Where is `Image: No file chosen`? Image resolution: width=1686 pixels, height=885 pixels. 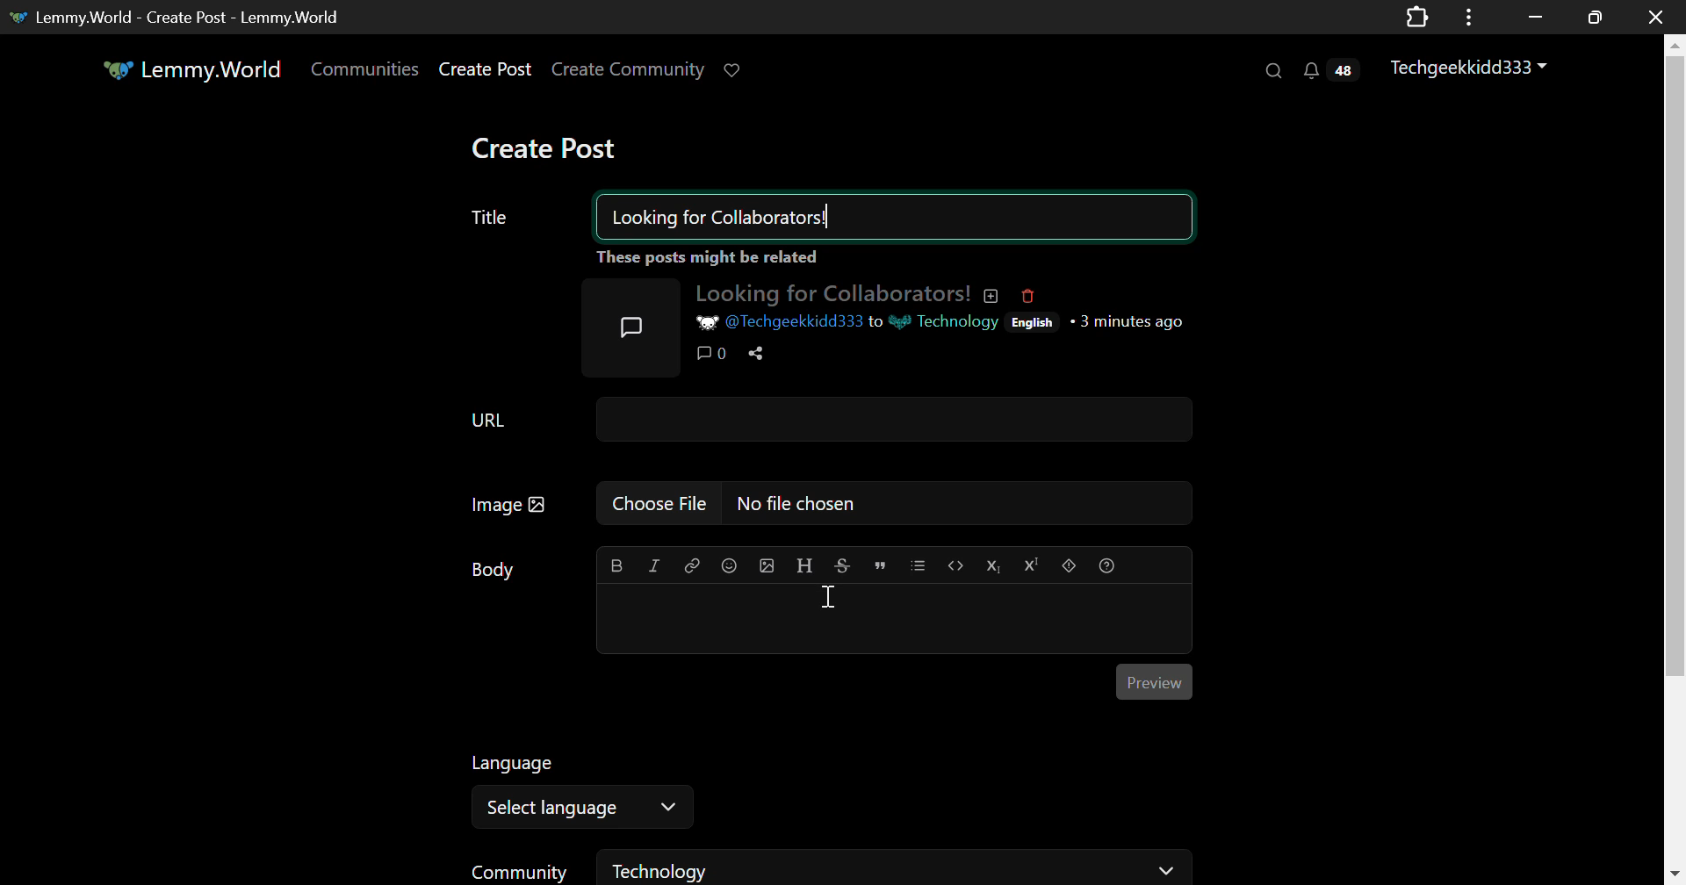 Image: No file chosen is located at coordinates (834, 502).